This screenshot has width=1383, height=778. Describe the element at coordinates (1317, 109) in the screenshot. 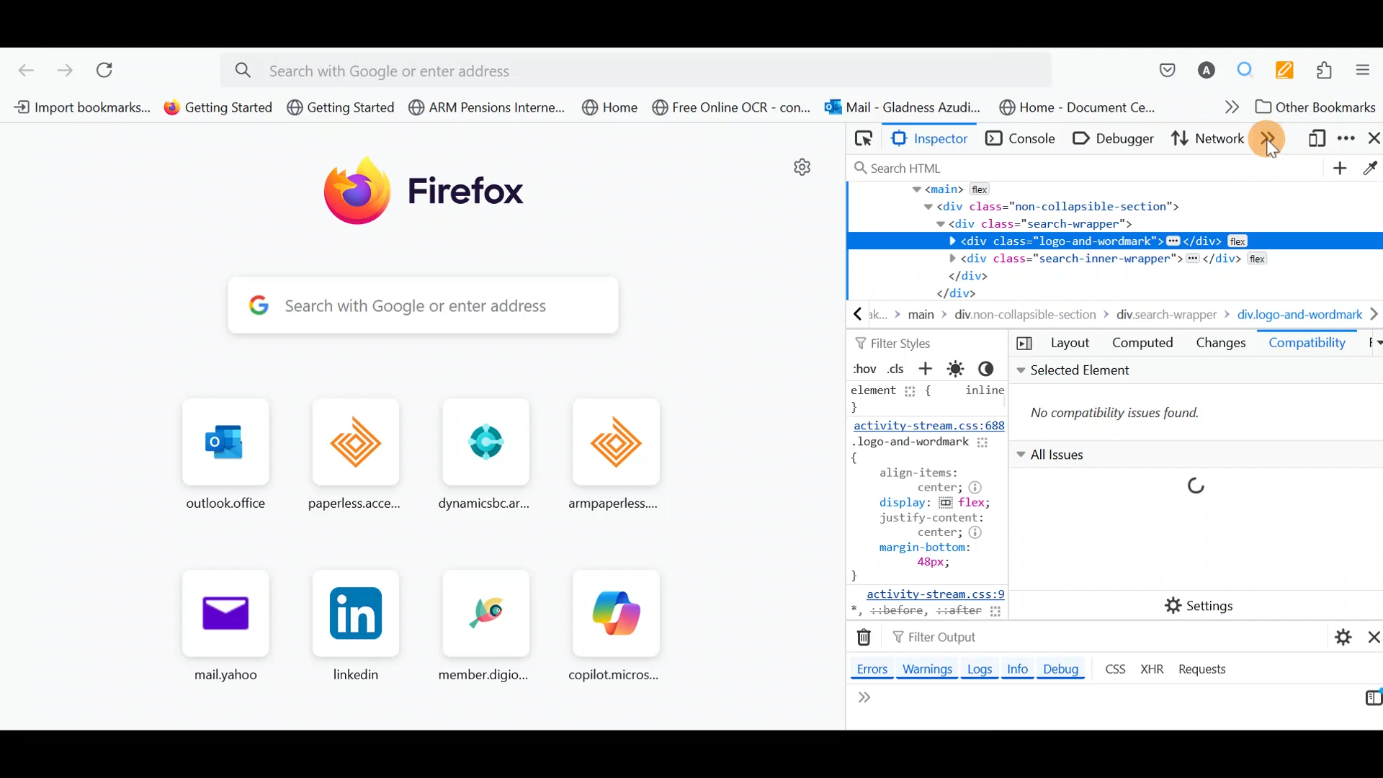

I see `Other bookmarks` at that location.